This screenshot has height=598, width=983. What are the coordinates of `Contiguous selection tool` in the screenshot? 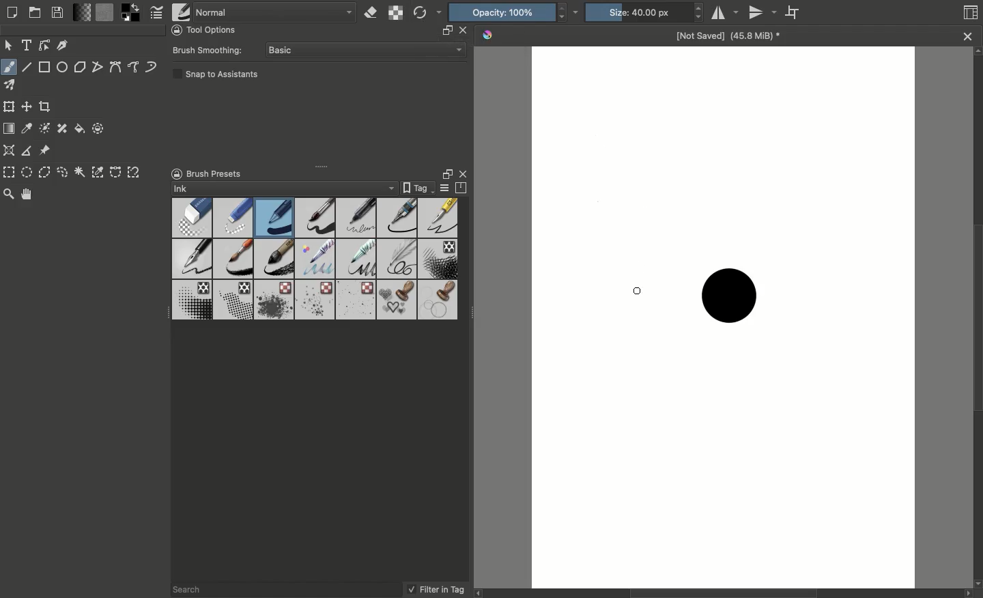 It's located at (81, 173).